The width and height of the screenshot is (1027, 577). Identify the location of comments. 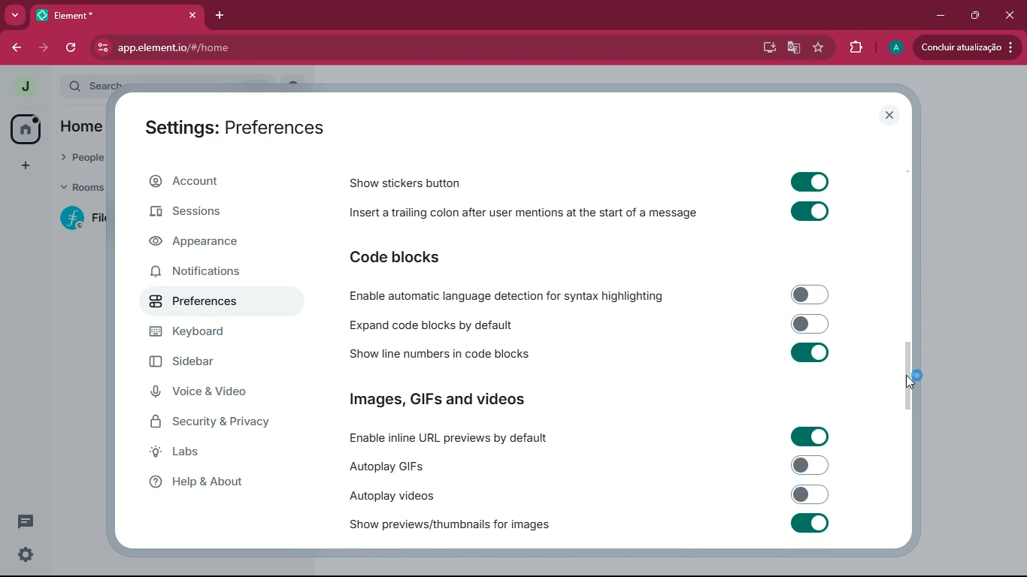
(28, 520).